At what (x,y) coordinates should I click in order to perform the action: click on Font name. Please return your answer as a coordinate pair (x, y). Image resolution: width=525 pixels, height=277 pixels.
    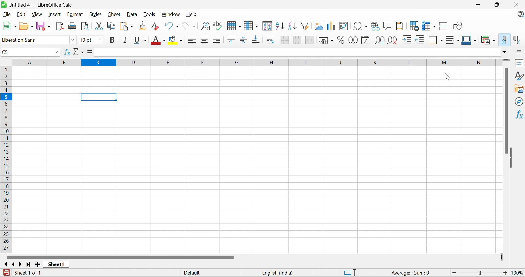
    Looking at the image, I should click on (34, 40).